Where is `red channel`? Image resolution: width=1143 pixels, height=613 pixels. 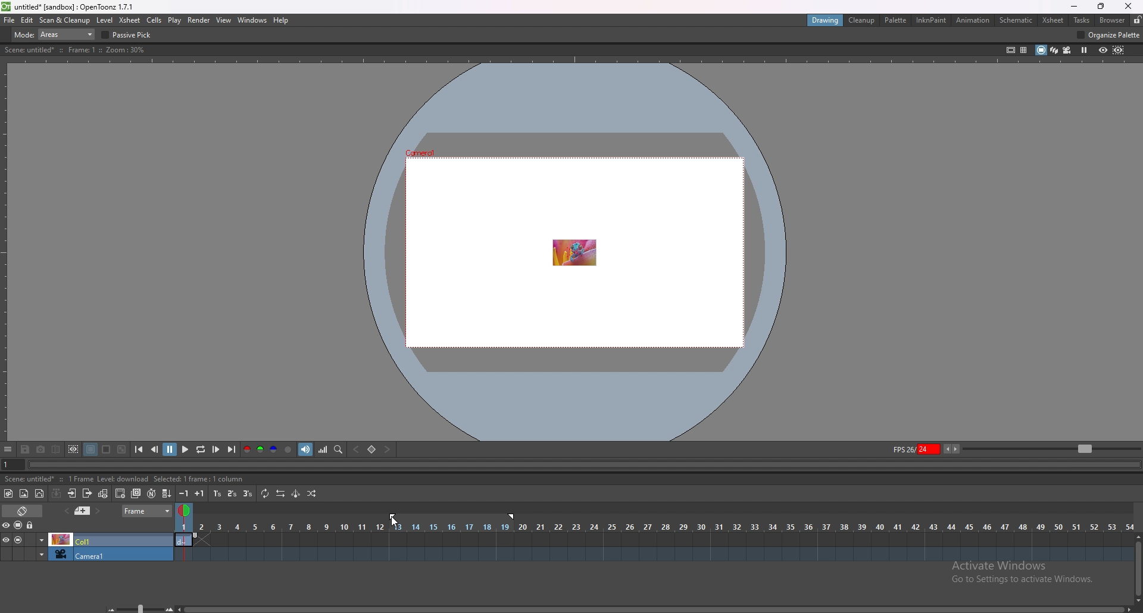
red channel is located at coordinates (246, 449).